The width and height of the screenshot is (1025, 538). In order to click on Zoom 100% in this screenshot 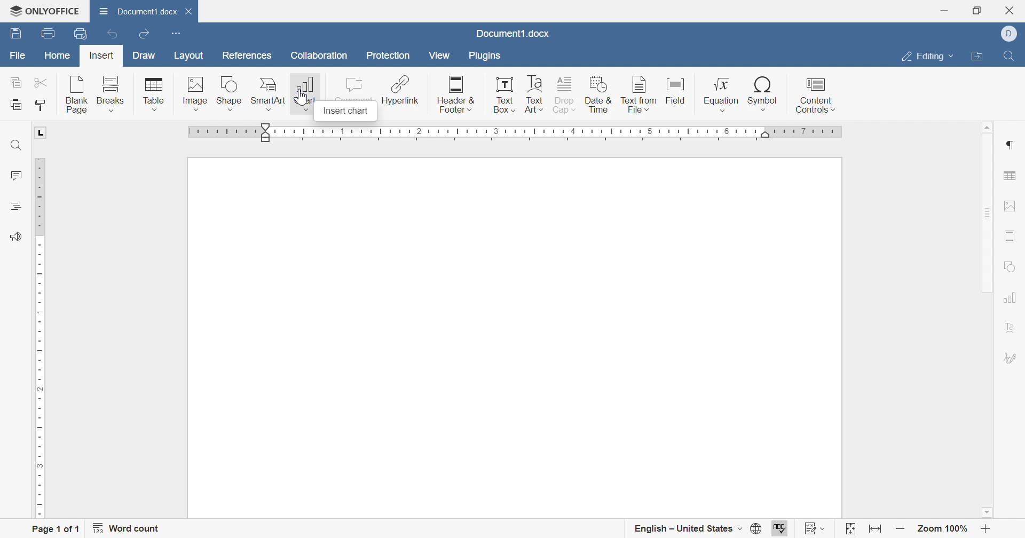, I will do `click(944, 528)`.